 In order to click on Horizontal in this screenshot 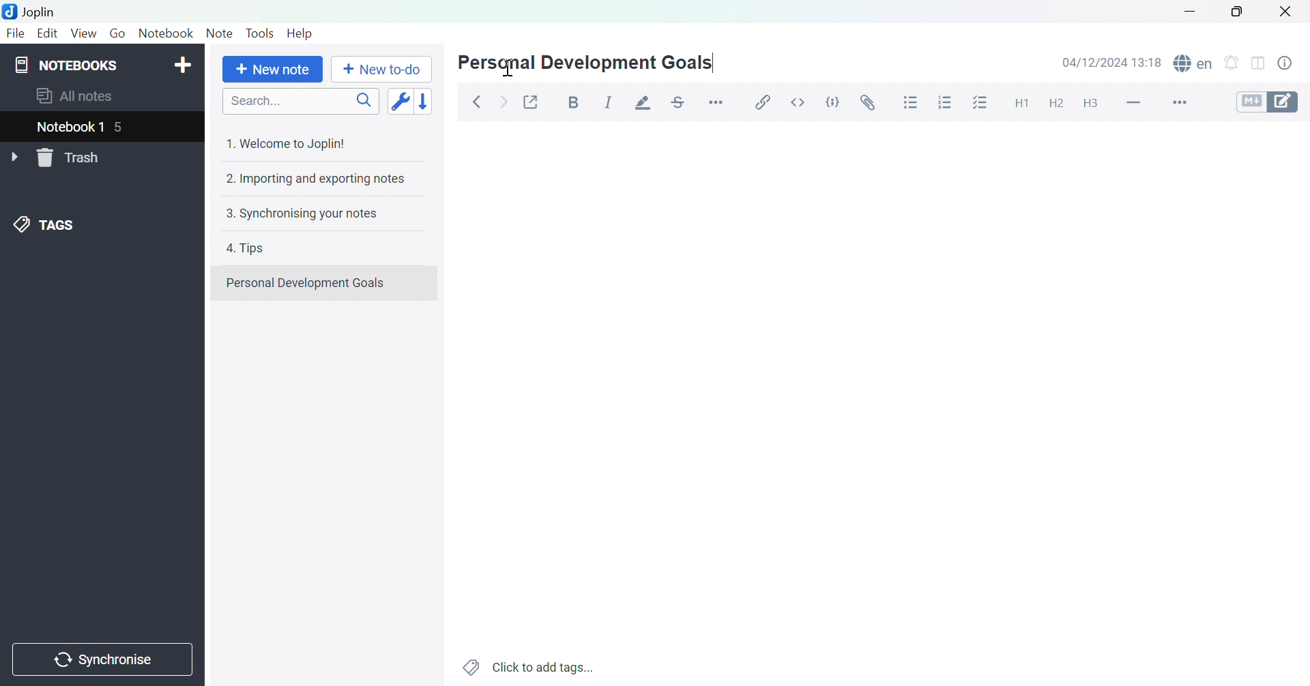, I will do `click(718, 102)`.